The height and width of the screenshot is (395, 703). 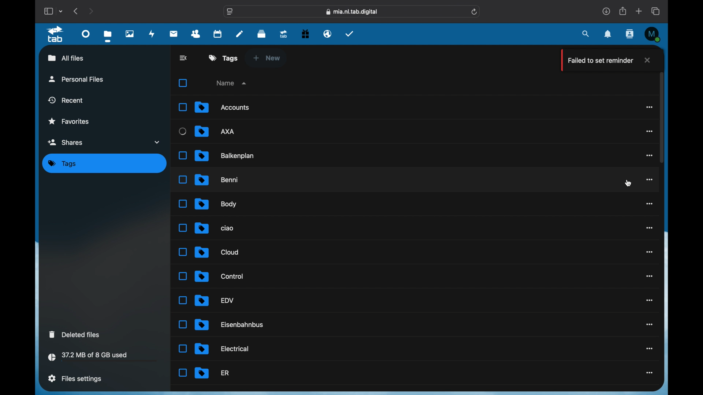 I want to click on file, so click(x=222, y=349).